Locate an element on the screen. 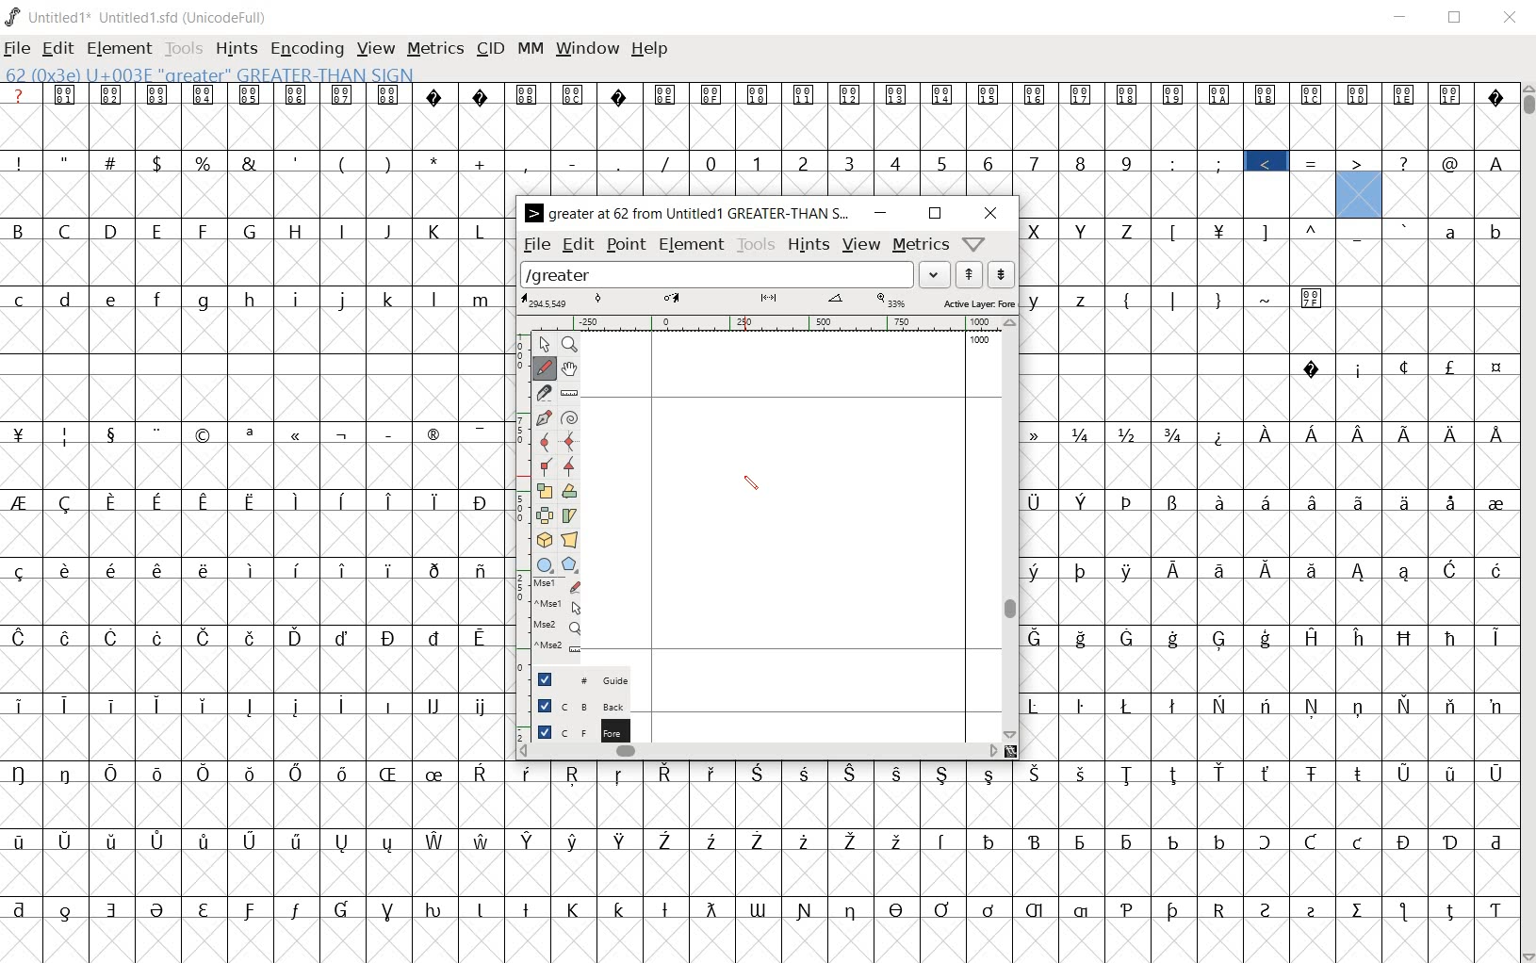  draw a freehand curve is located at coordinates (545, 368).